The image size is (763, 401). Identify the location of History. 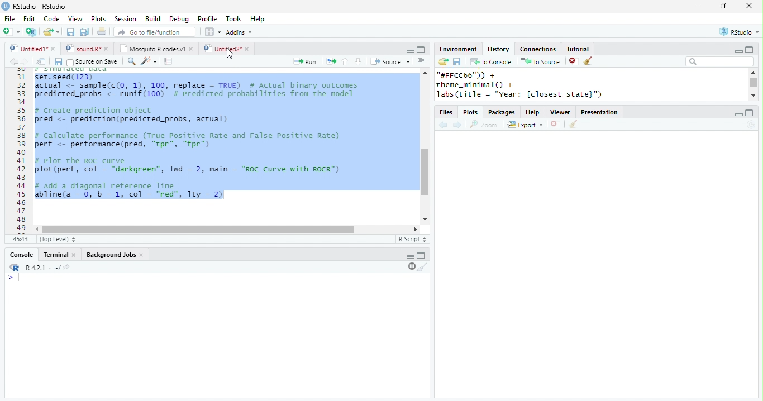
(498, 49).